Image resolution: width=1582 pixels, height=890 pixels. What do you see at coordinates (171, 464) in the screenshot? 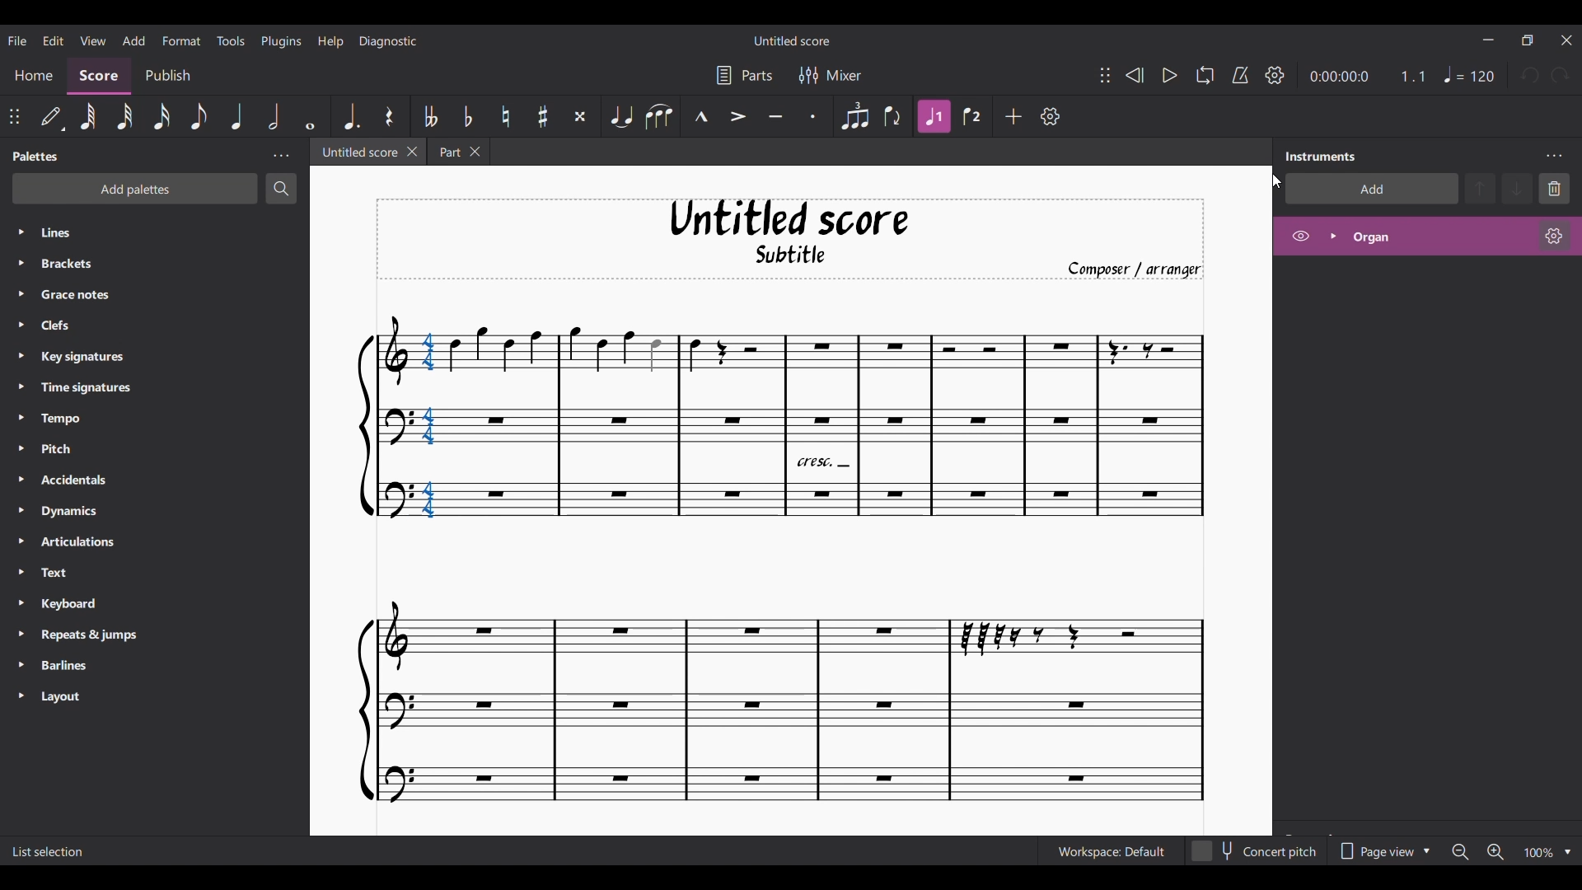
I see `Palette list` at bounding box center [171, 464].